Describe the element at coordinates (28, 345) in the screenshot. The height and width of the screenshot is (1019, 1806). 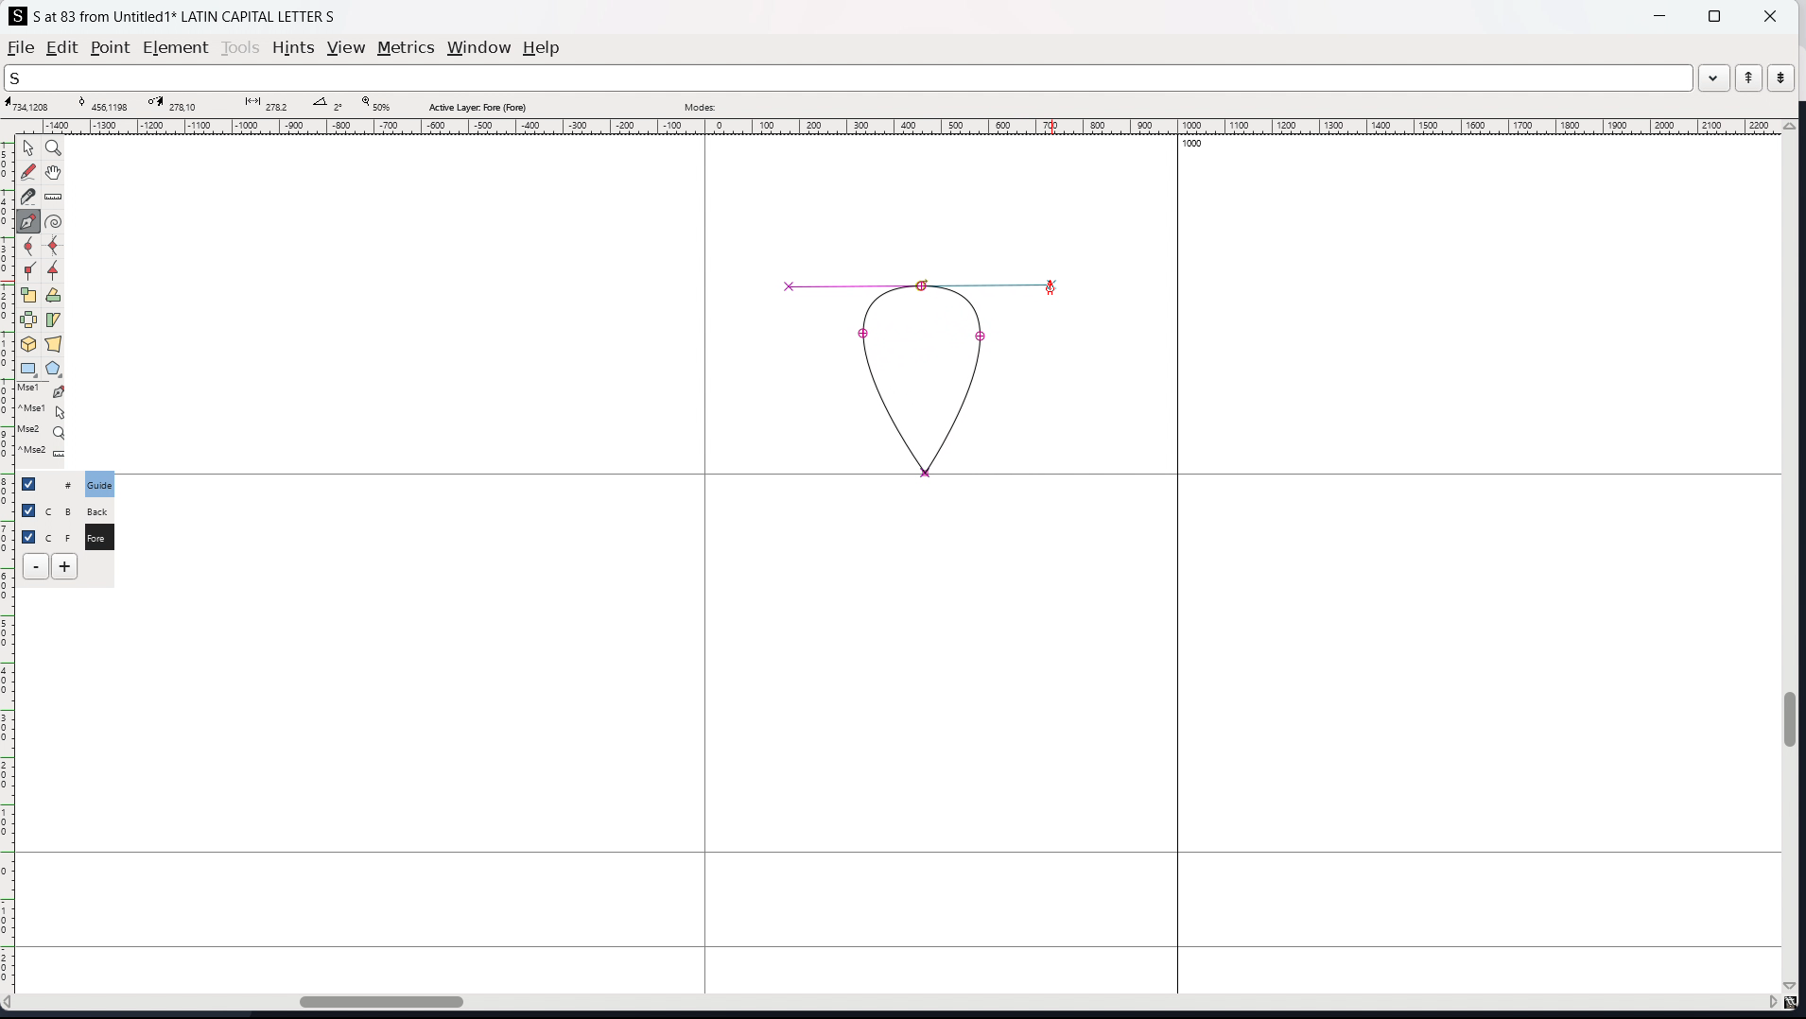
I see `rotate the selection in 3D and project back to plane ` at that location.